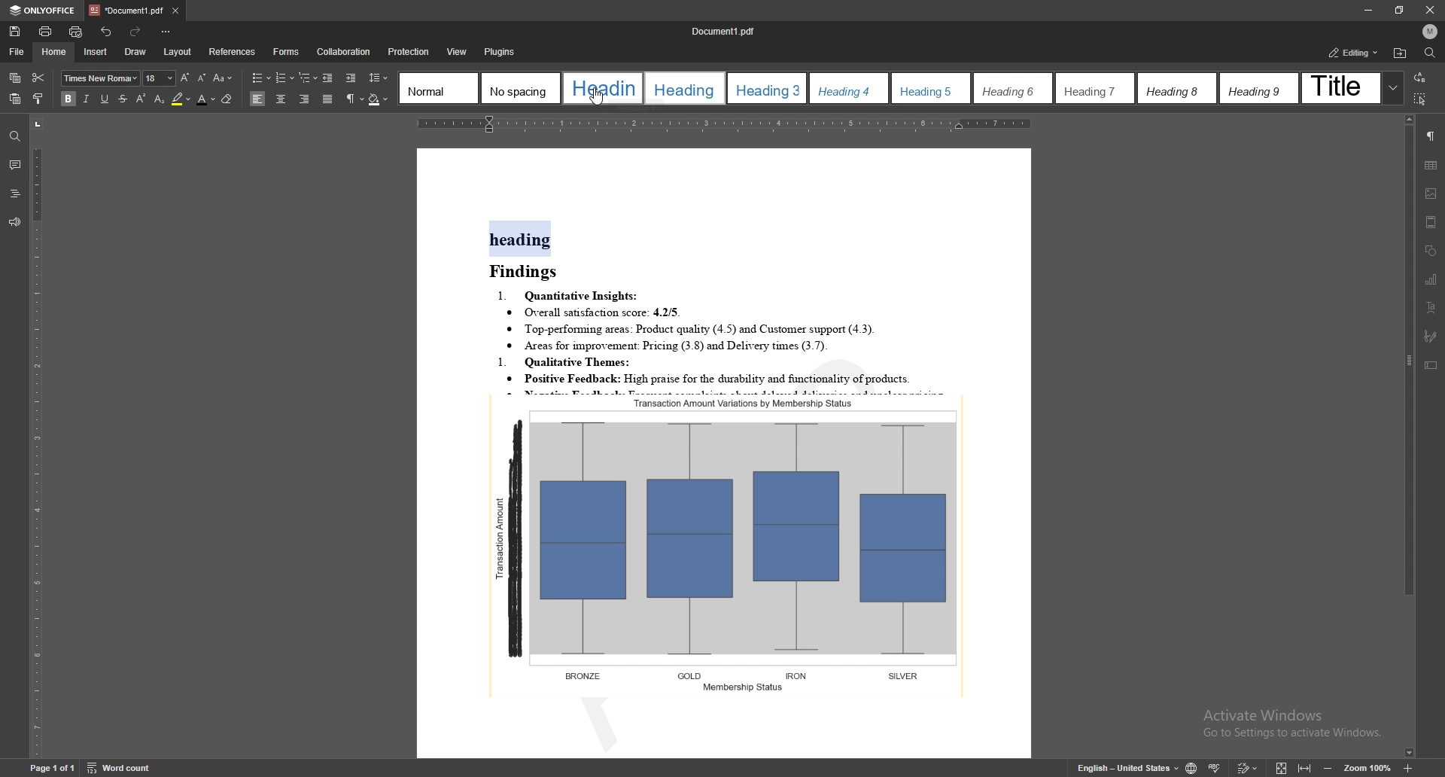 The width and height of the screenshot is (1445, 777). Describe the element at coordinates (127, 769) in the screenshot. I see `word count` at that location.